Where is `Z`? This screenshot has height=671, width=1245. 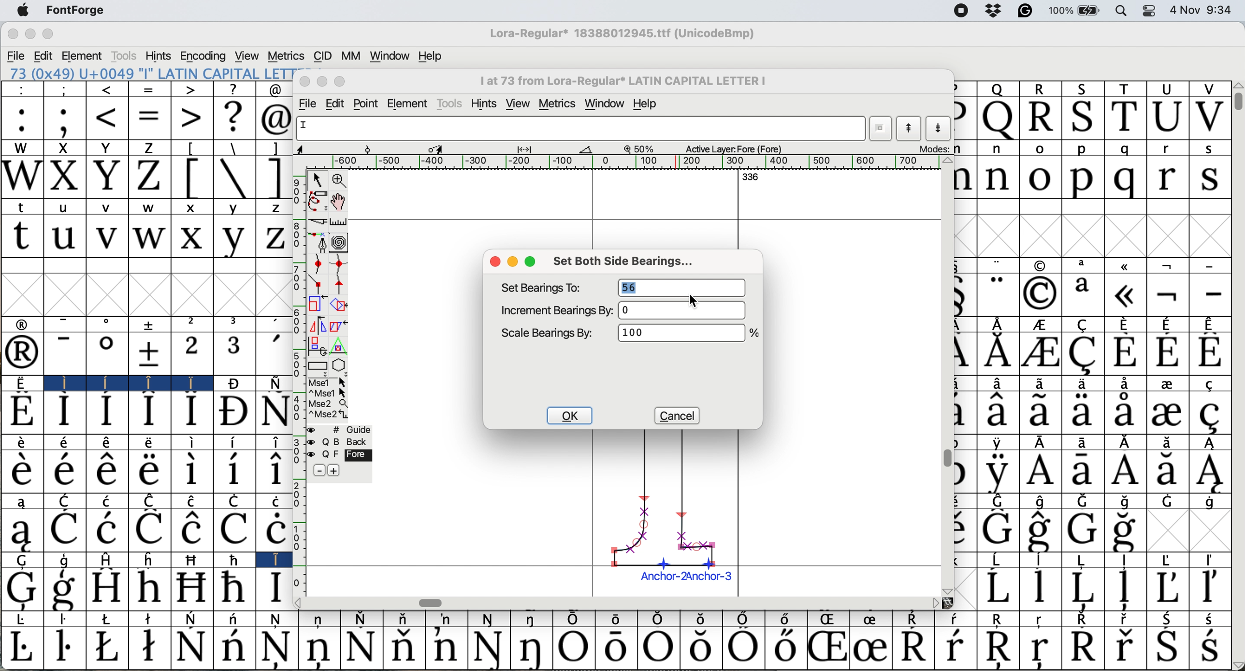 Z is located at coordinates (147, 148).